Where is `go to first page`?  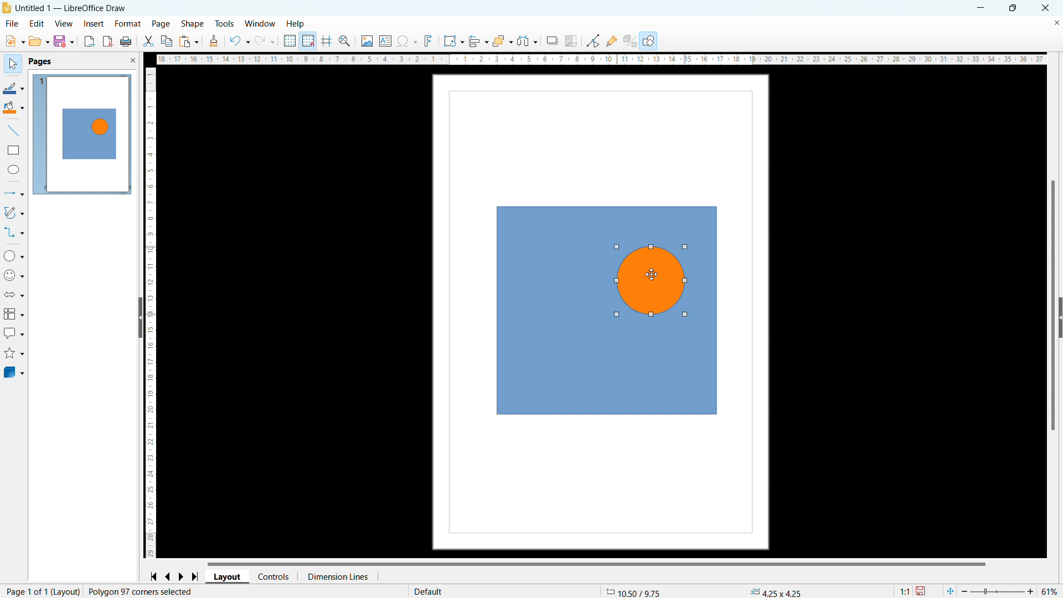 go to first page is located at coordinates (153, 576).